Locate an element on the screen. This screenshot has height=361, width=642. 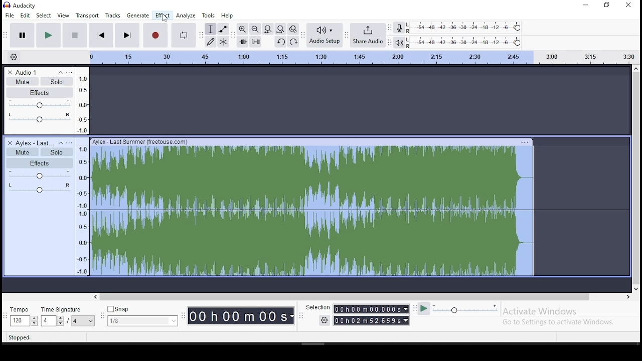
fit selection to width is located at coordinates (268, 29).